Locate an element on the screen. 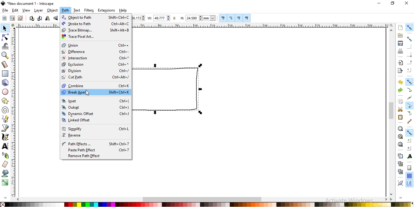 Image resolution: width=414 pixels, height=207 pixels.  is located at coordinates (239, 18).